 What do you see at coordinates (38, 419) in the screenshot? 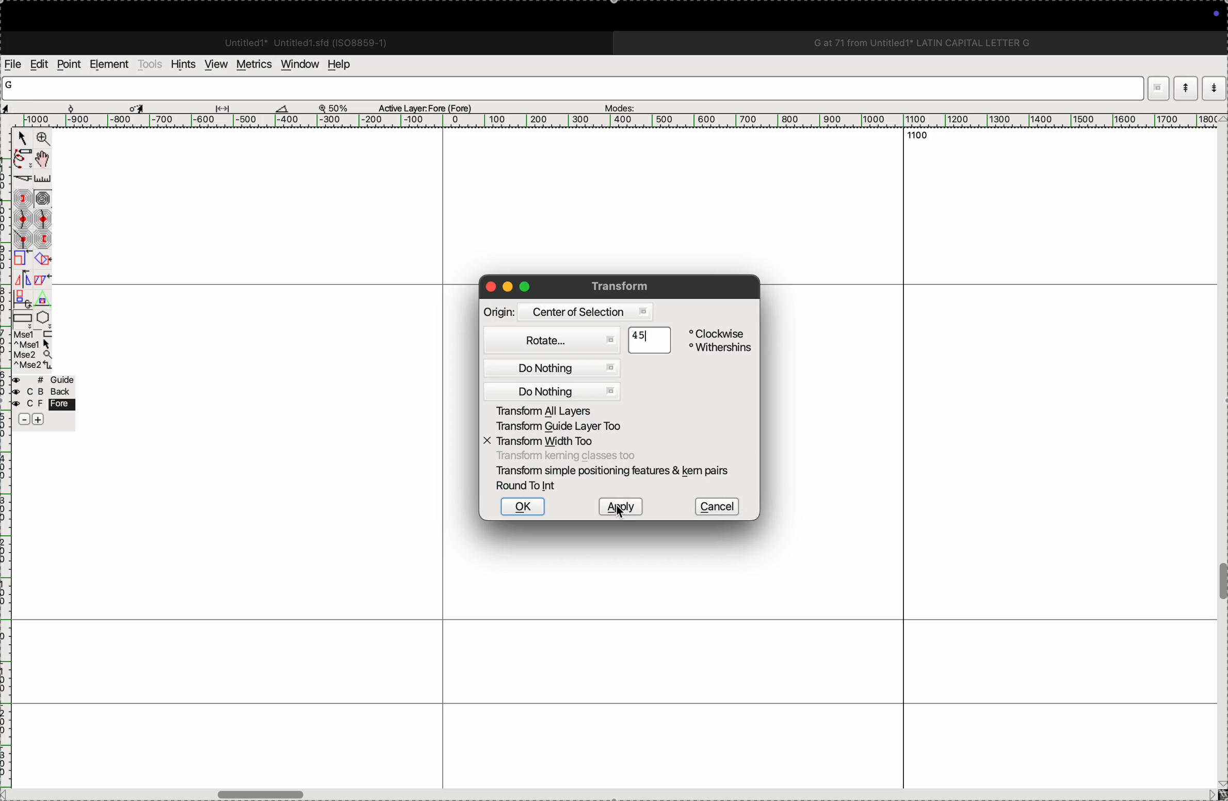
I see `increase` at bounding box center [38, 419].